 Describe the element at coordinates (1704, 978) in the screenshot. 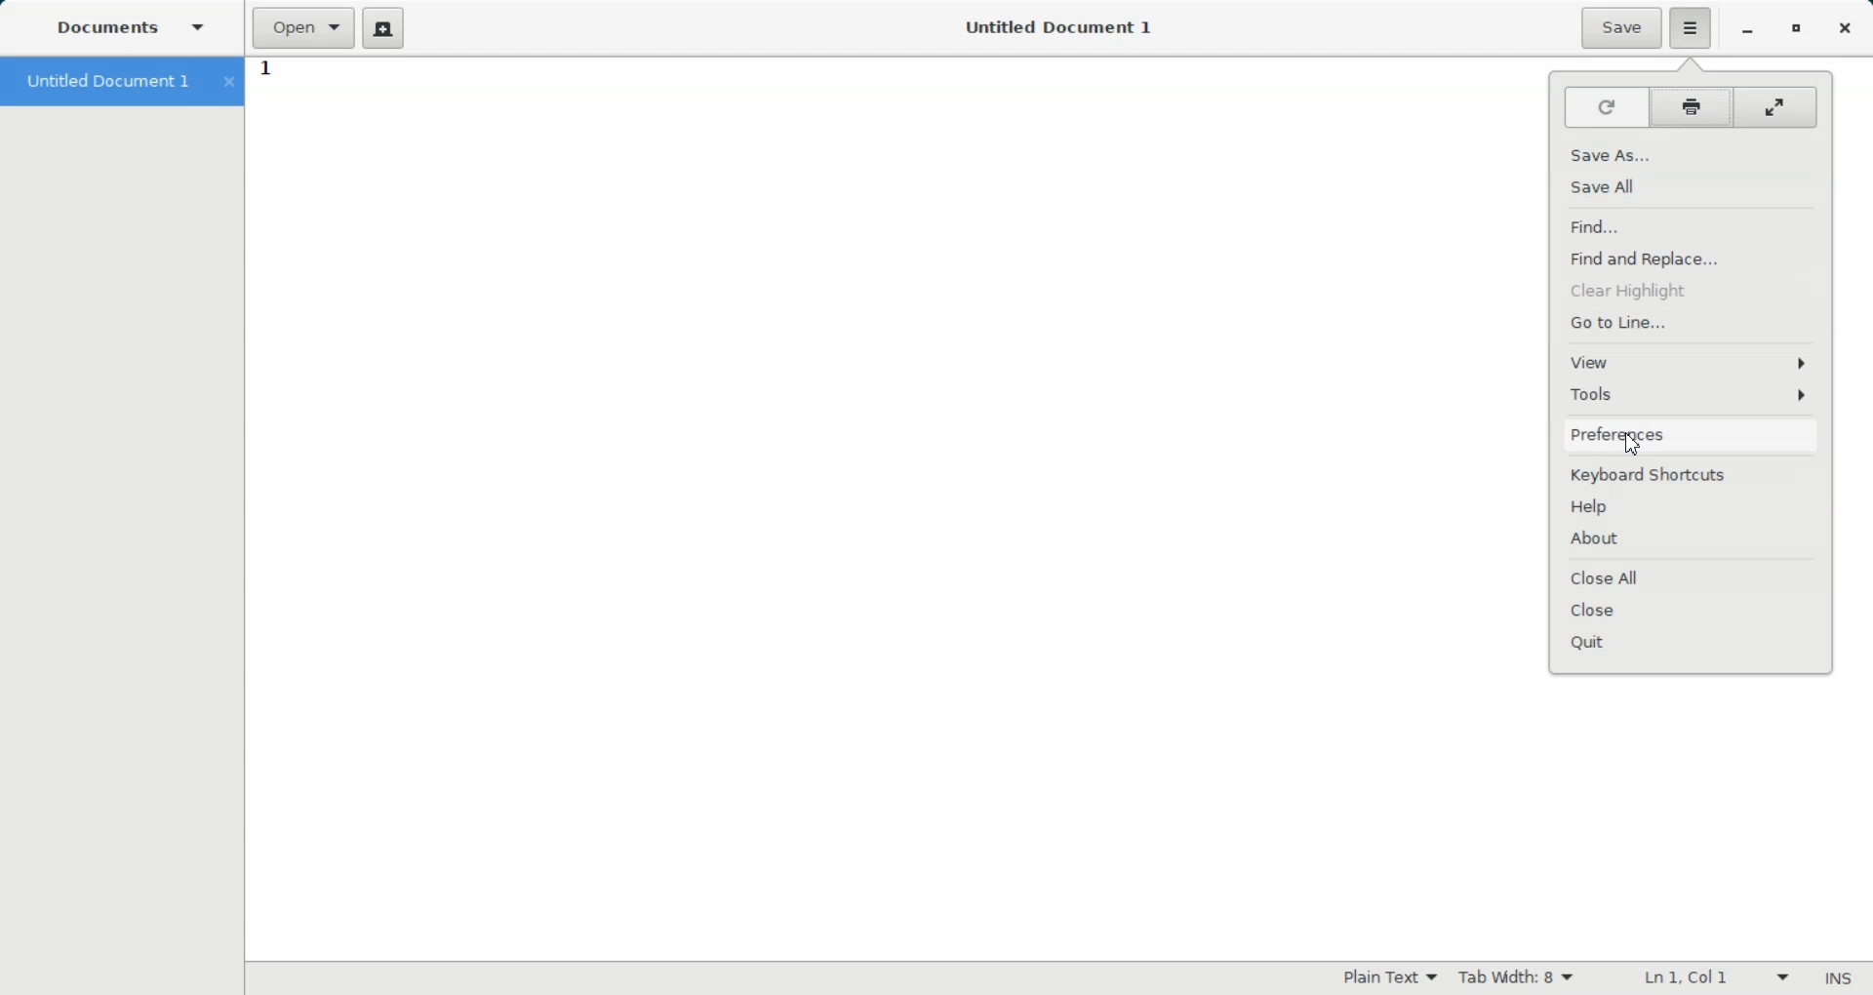

I see `Line Column` at that location.